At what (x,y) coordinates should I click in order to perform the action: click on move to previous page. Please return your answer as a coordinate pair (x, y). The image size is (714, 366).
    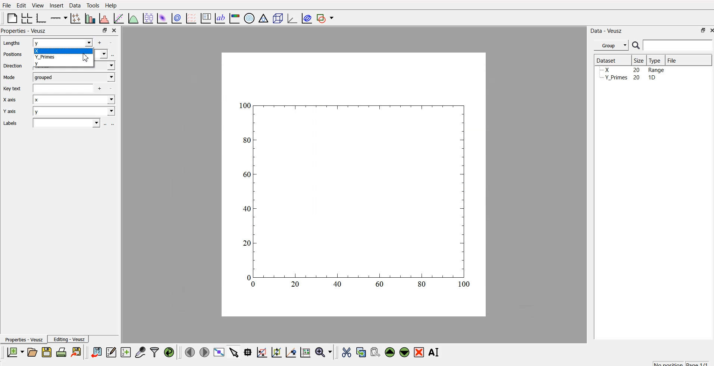
    Looking at the image, I should click on (189, 352).